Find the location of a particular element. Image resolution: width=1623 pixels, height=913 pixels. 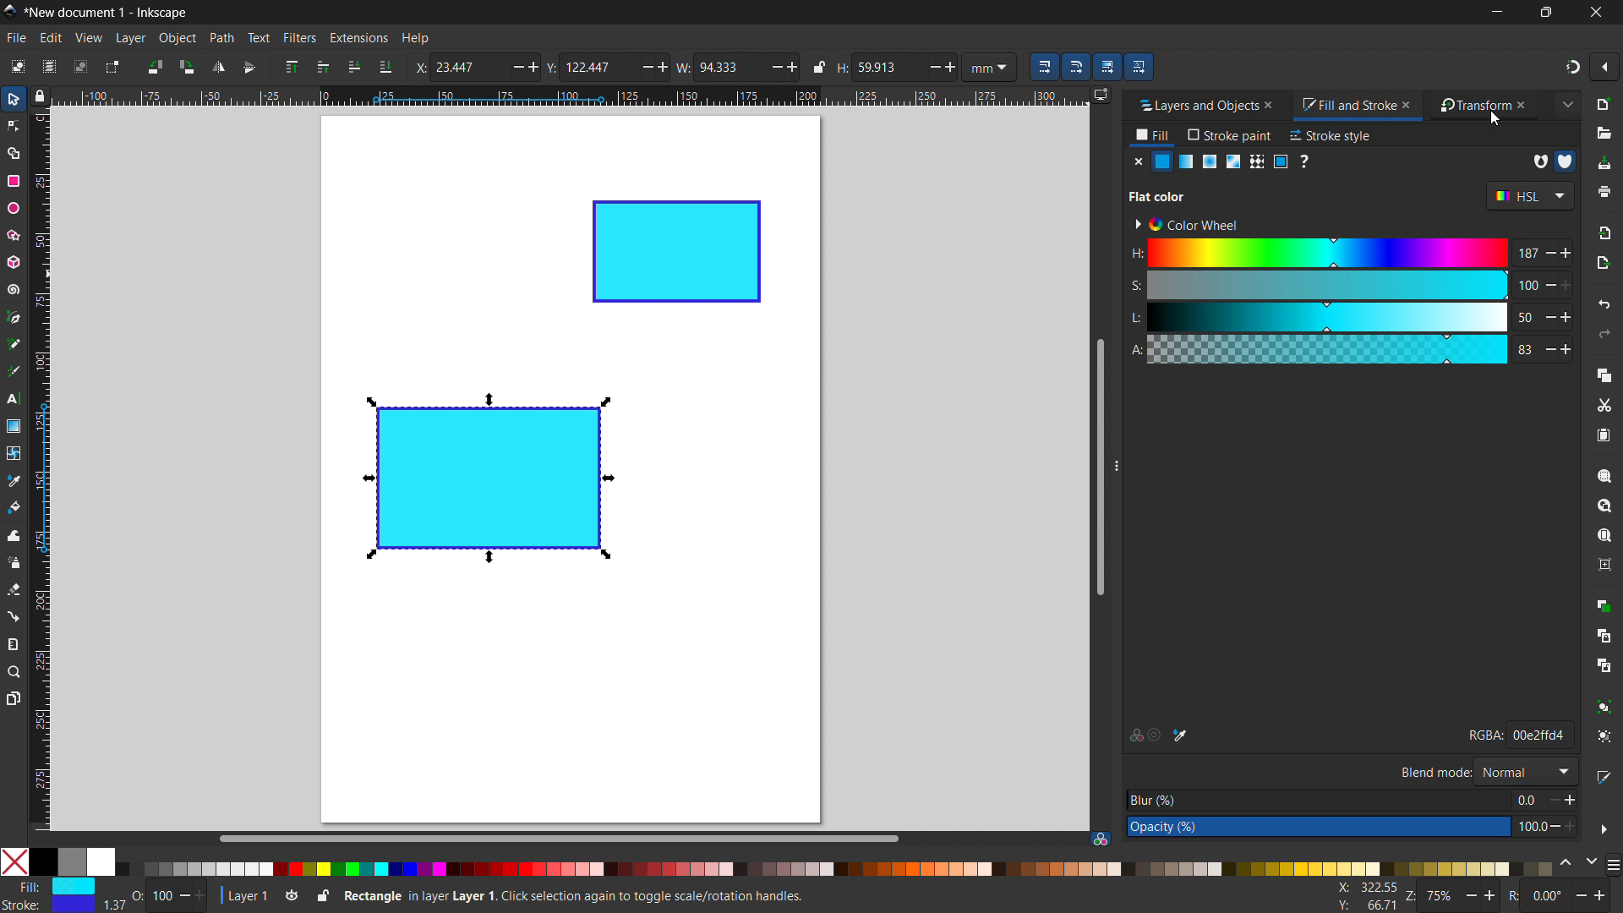

flip horizontal is located at coordinates (217, 67).